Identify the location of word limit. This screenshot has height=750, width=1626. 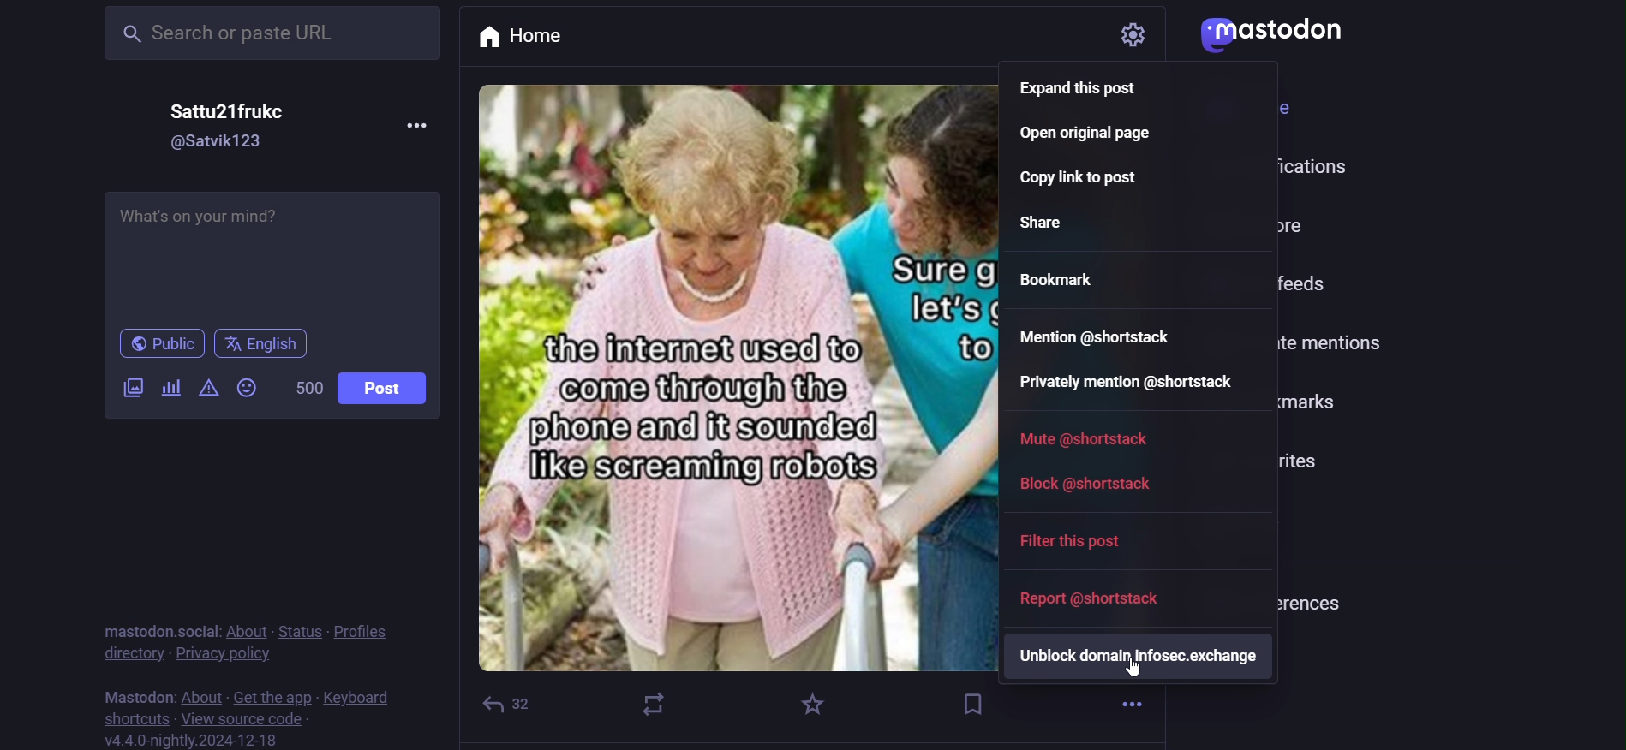
(309, 386).